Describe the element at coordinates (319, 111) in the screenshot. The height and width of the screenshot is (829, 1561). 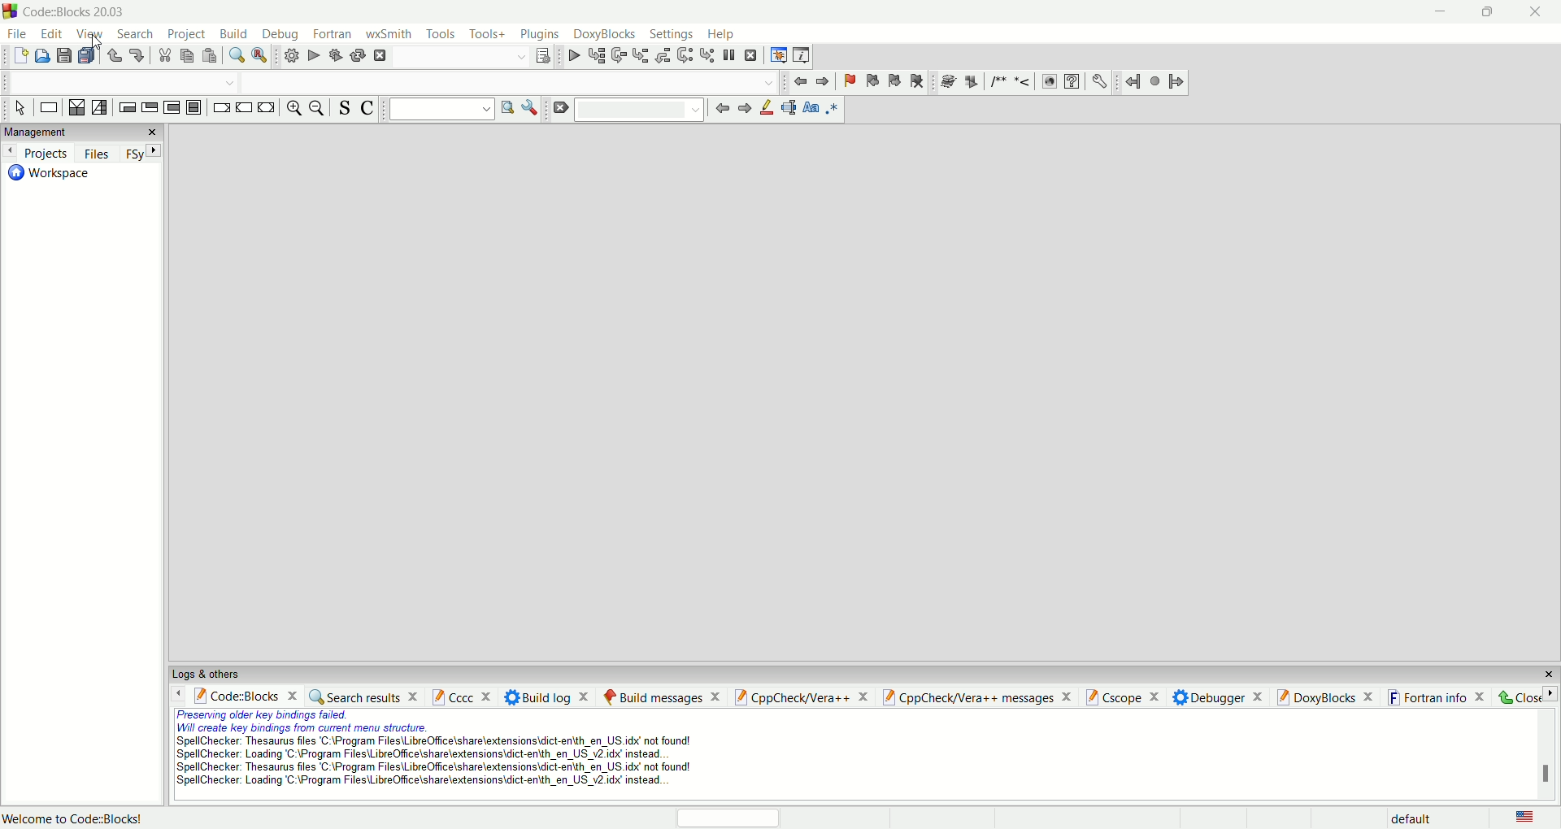
I see `zoom out` at that location.